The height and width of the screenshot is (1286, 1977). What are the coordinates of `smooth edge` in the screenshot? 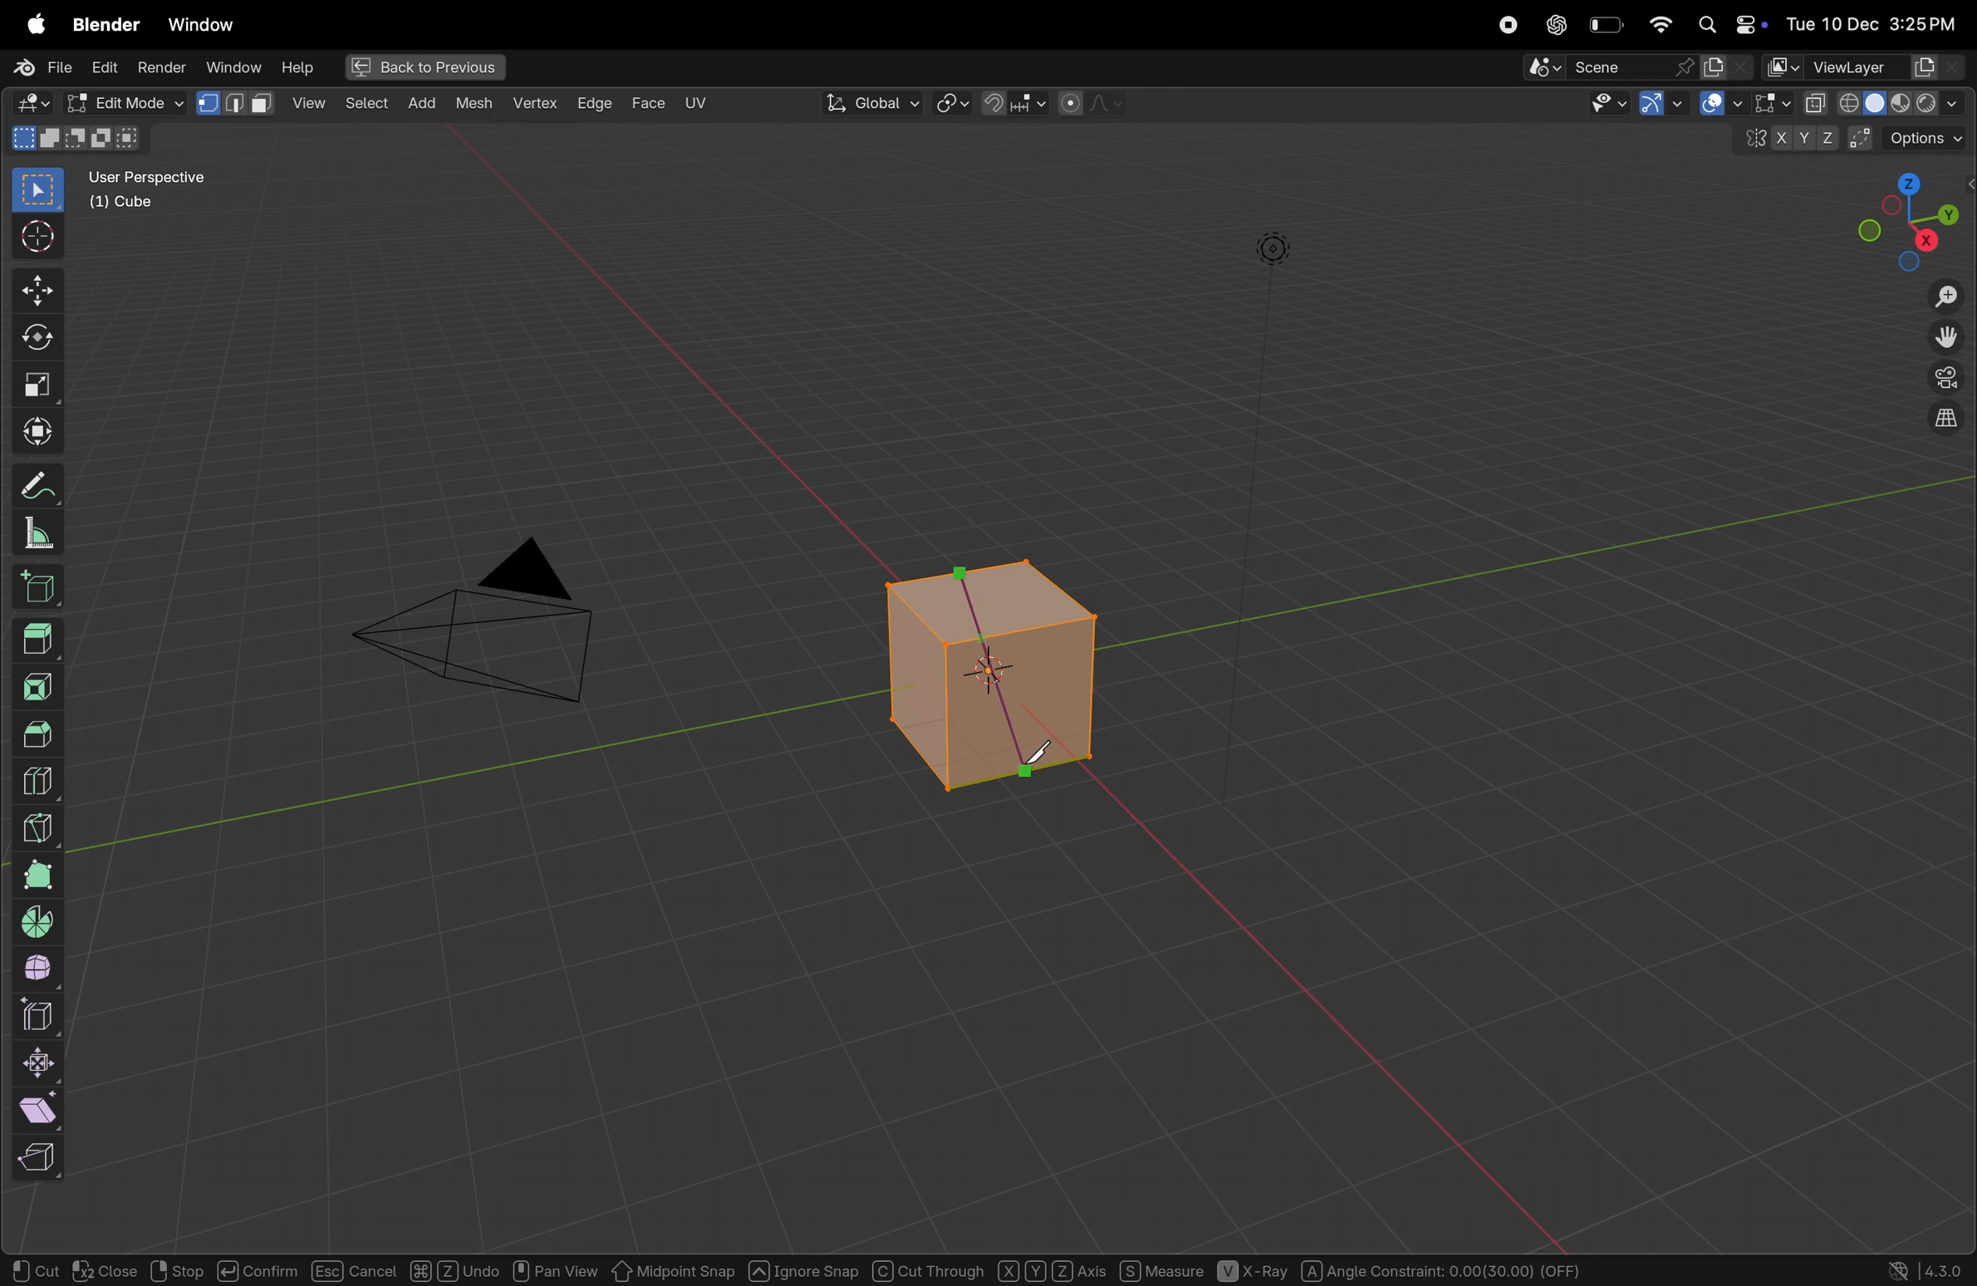 It's located at (42, 970).